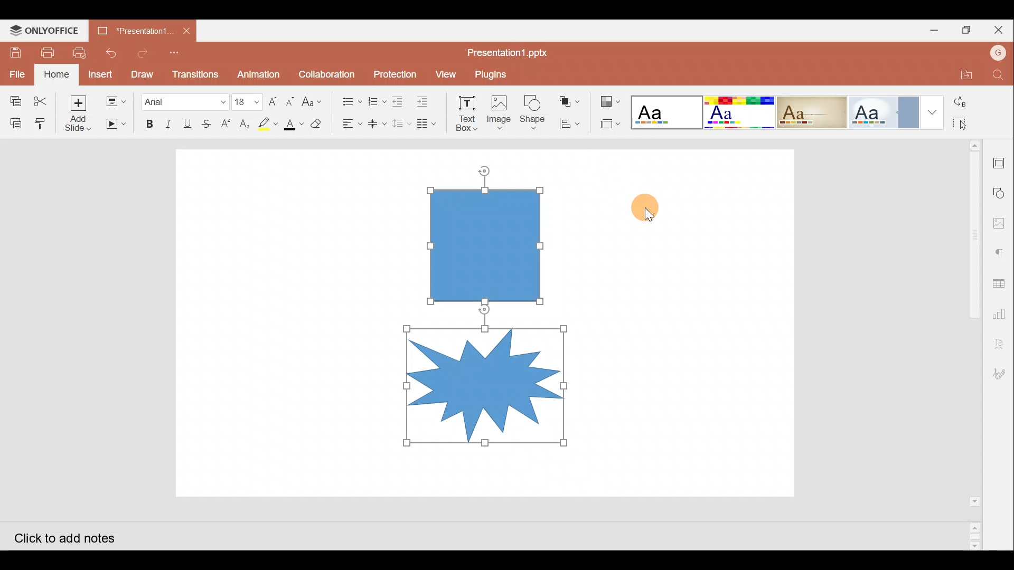 The height and width of the screenshot is (570, 1014). I want to click on Account name, so click(998, 54).